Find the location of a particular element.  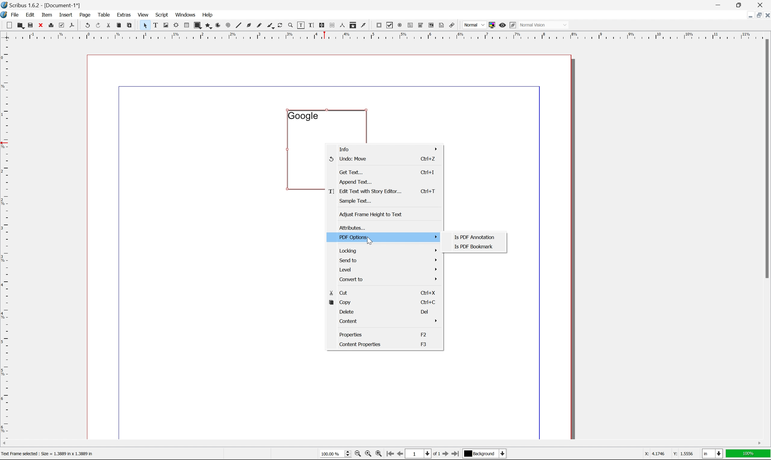

ctrl+z is located at coordinates (427, 158).